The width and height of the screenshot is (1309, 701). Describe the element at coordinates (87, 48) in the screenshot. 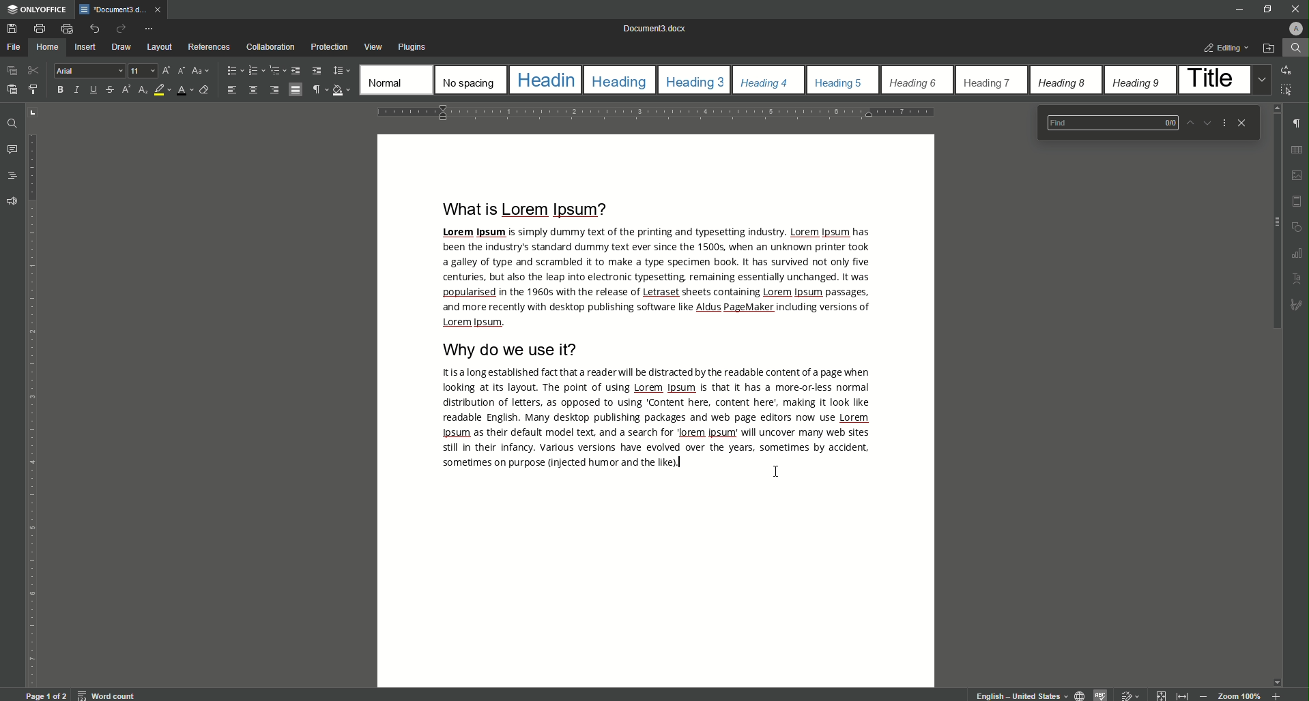

I see `Insert` at that location.